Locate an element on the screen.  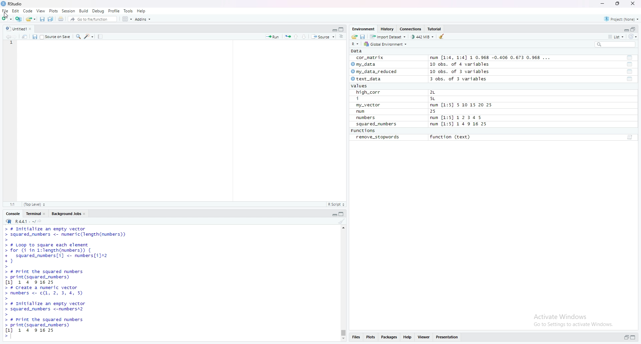
maximize is located at coordinates (634, 337).